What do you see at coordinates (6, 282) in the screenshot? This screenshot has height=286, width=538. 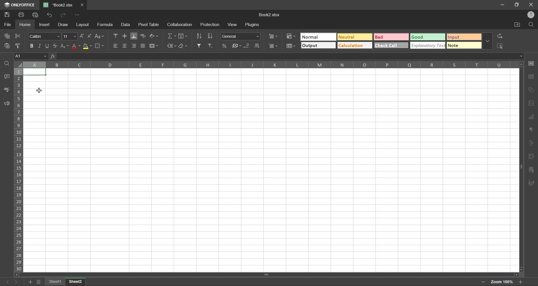 I see `previous` at bounding box center [6, 282].